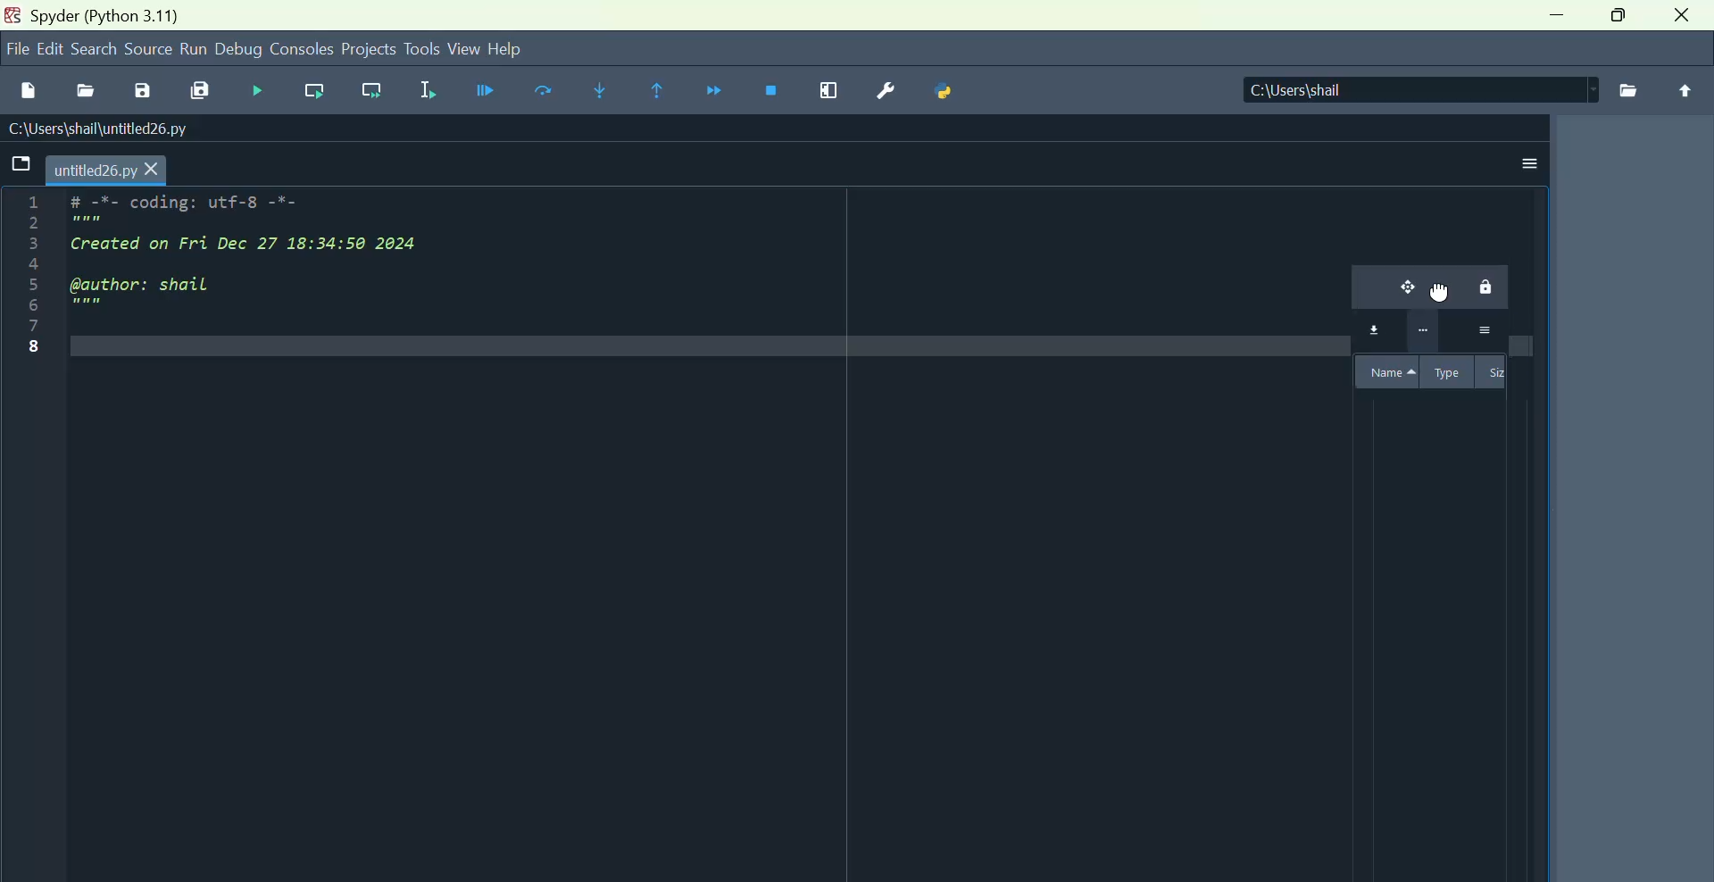 This screenshot has height=882, width=1714. I want to click on Run selection, so click(428, 88).